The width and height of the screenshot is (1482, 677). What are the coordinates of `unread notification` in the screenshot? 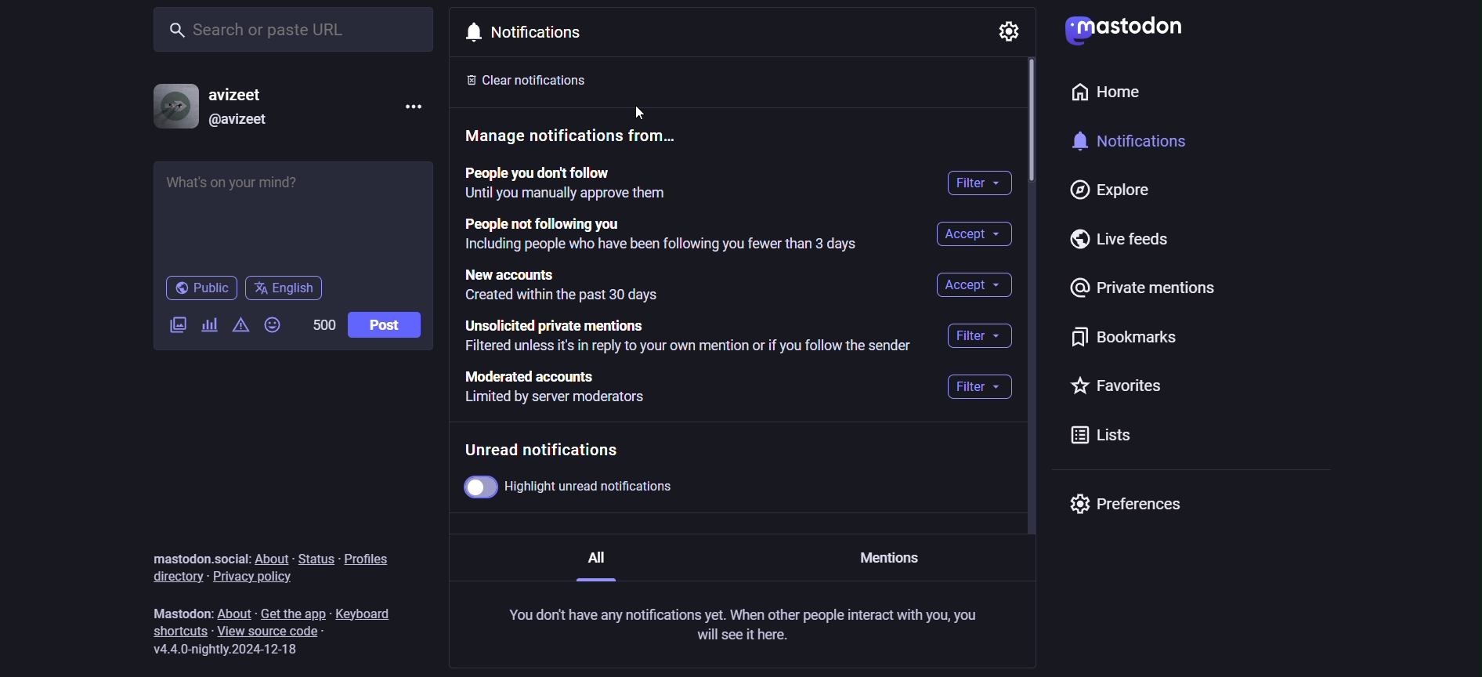 It's located at (556, 451).